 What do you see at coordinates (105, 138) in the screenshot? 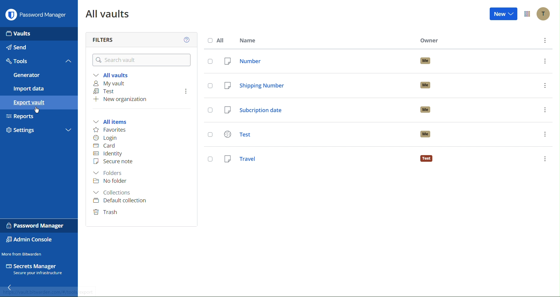
I see `Login` at bounding box center [105, 138].